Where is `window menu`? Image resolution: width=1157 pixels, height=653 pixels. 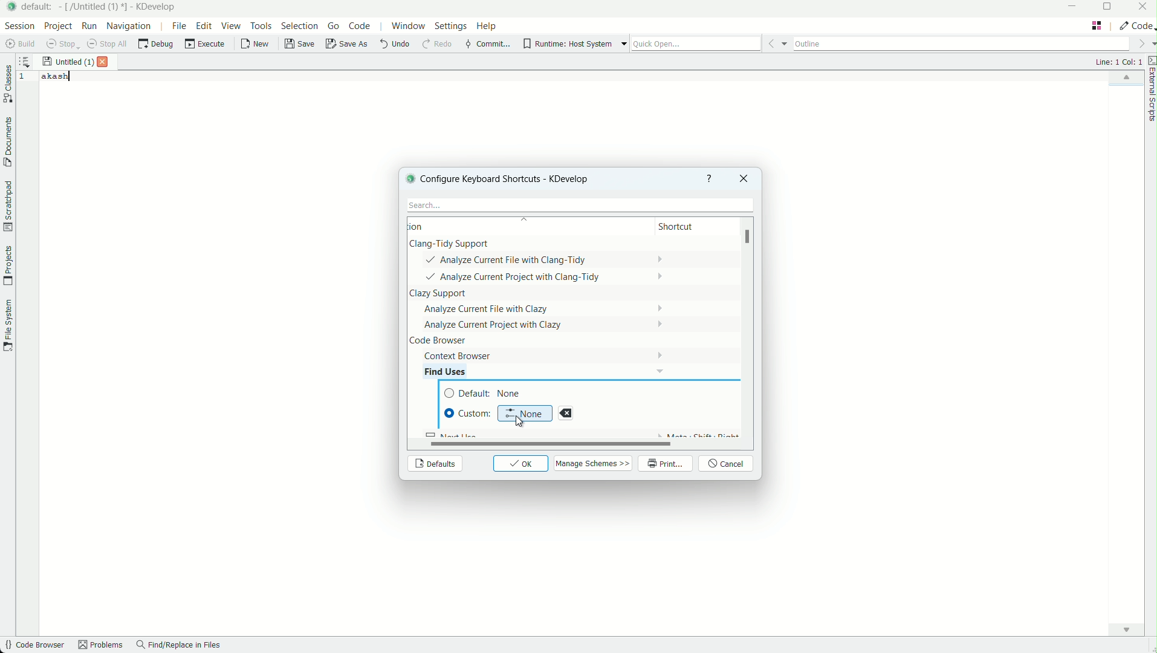
window menu is located at coordinates (408, 28).